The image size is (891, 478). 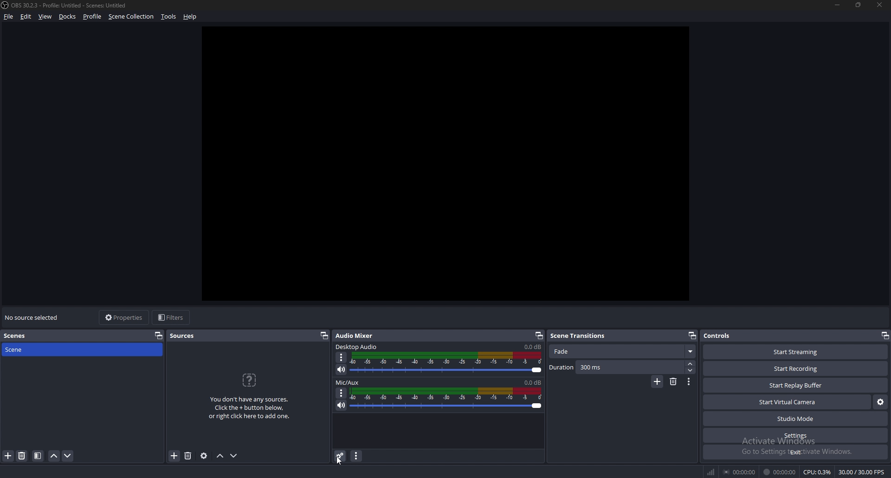 I want to click on volume adjust, so click(x=446, y=398).